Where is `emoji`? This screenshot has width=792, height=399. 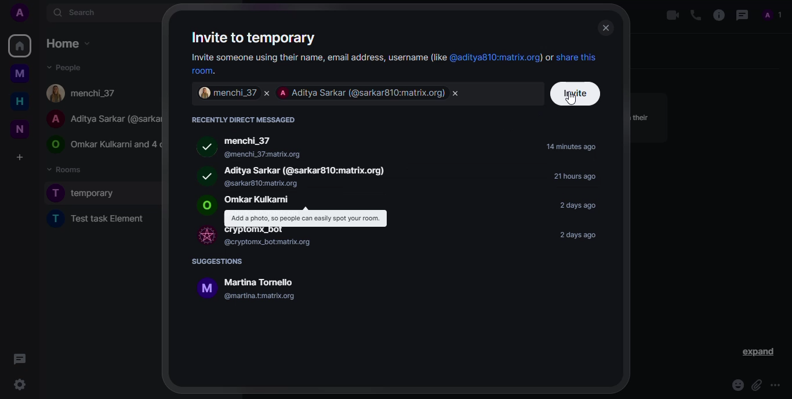
emoji is located at coordinates (735, 385).